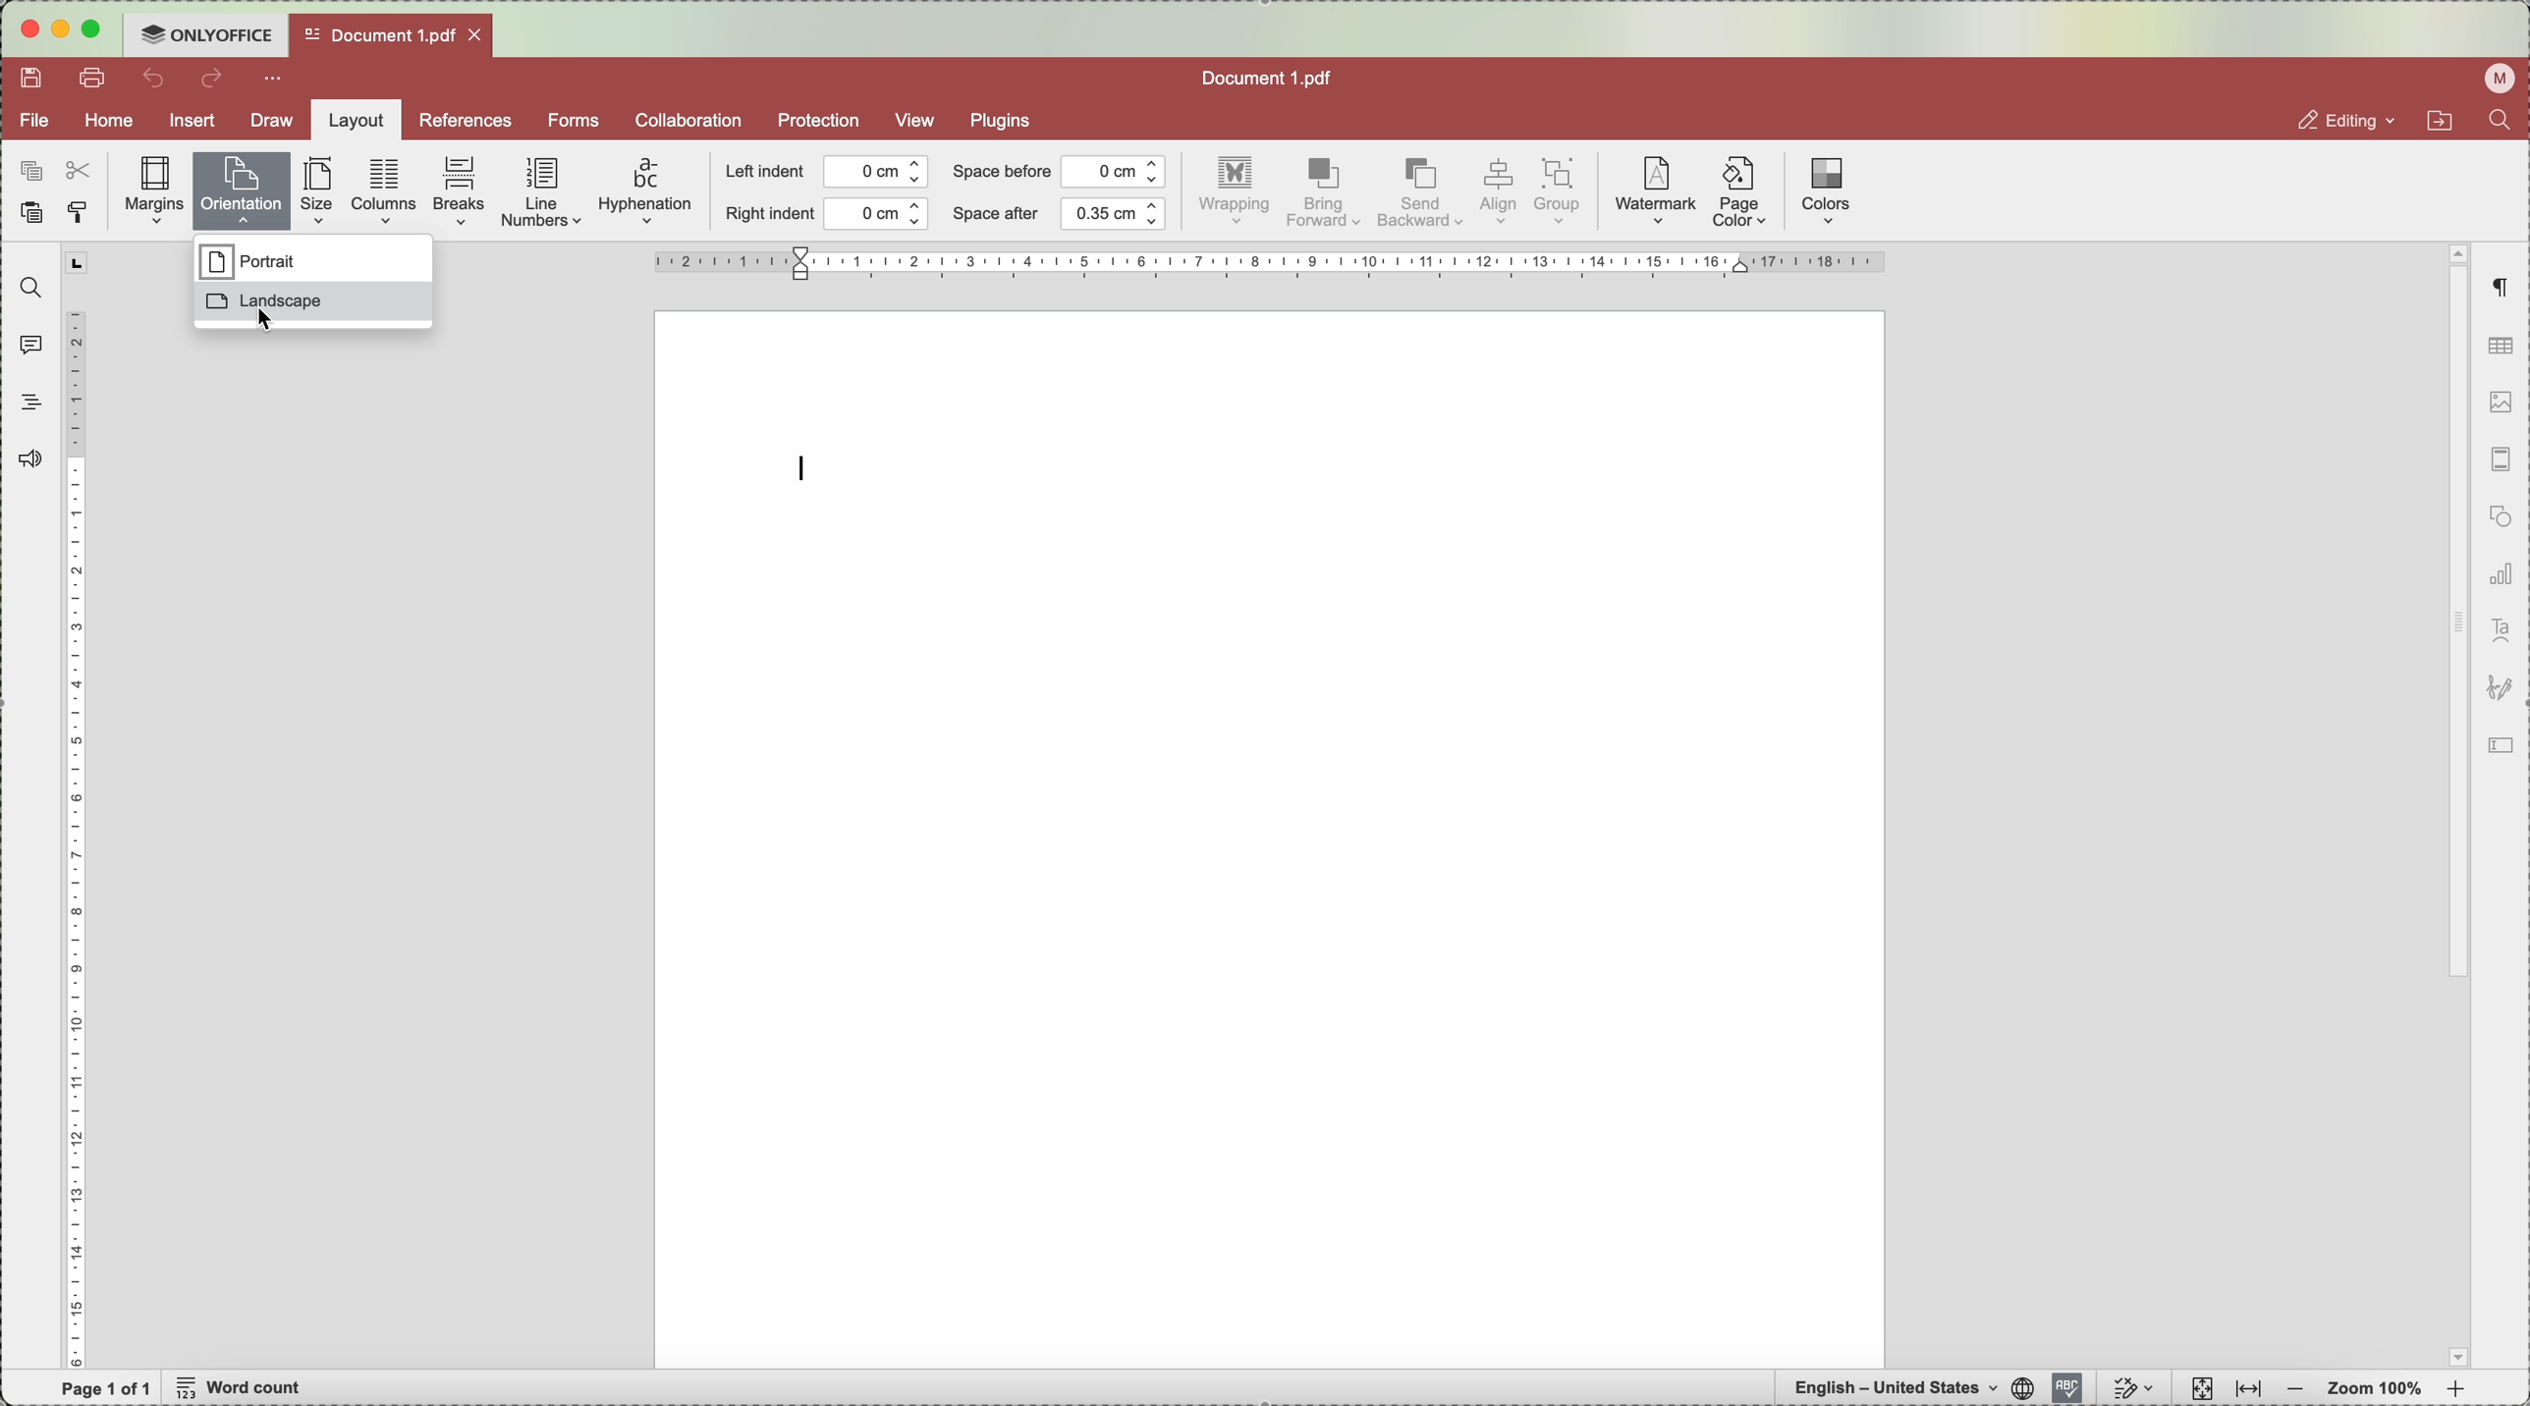  What do you see at coordinates (244, 188) in the screenshot?
I see `orientation` at bounding box center [244, 188].